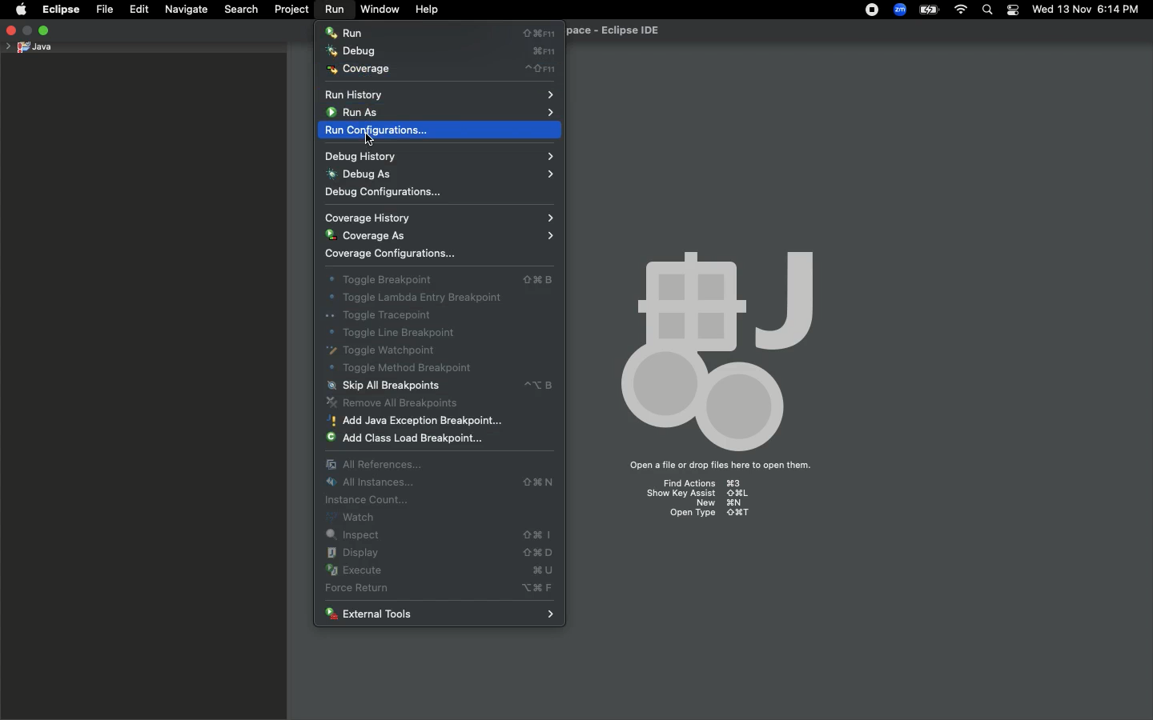 The width and height of the screenshot is (1153, 720). Describe the element at coordinates (1092, 9) in the screenshot. I see `Date/time` at that location.